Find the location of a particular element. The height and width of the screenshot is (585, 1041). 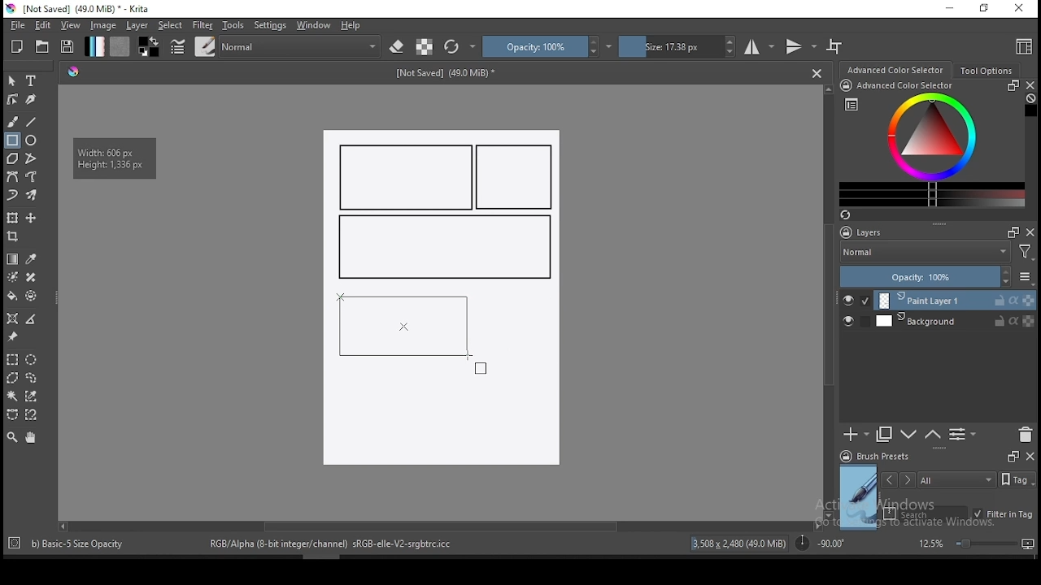

icon and file name is located at coordinates (81, 9).